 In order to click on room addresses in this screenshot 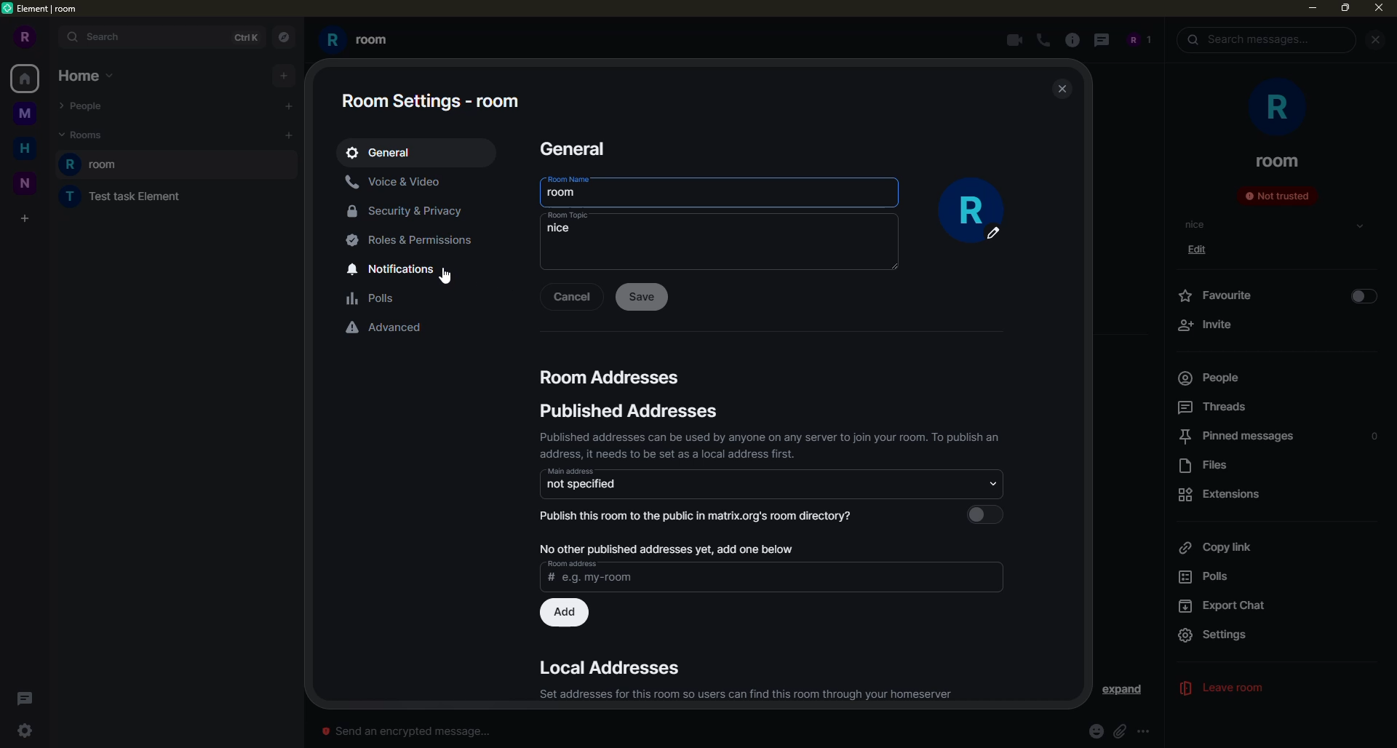, I will do `click(613, 377)`.